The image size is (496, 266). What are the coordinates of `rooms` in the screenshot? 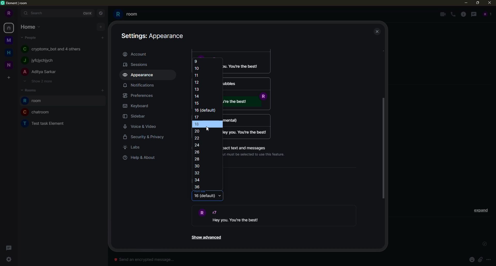 It's located at (31, 90).